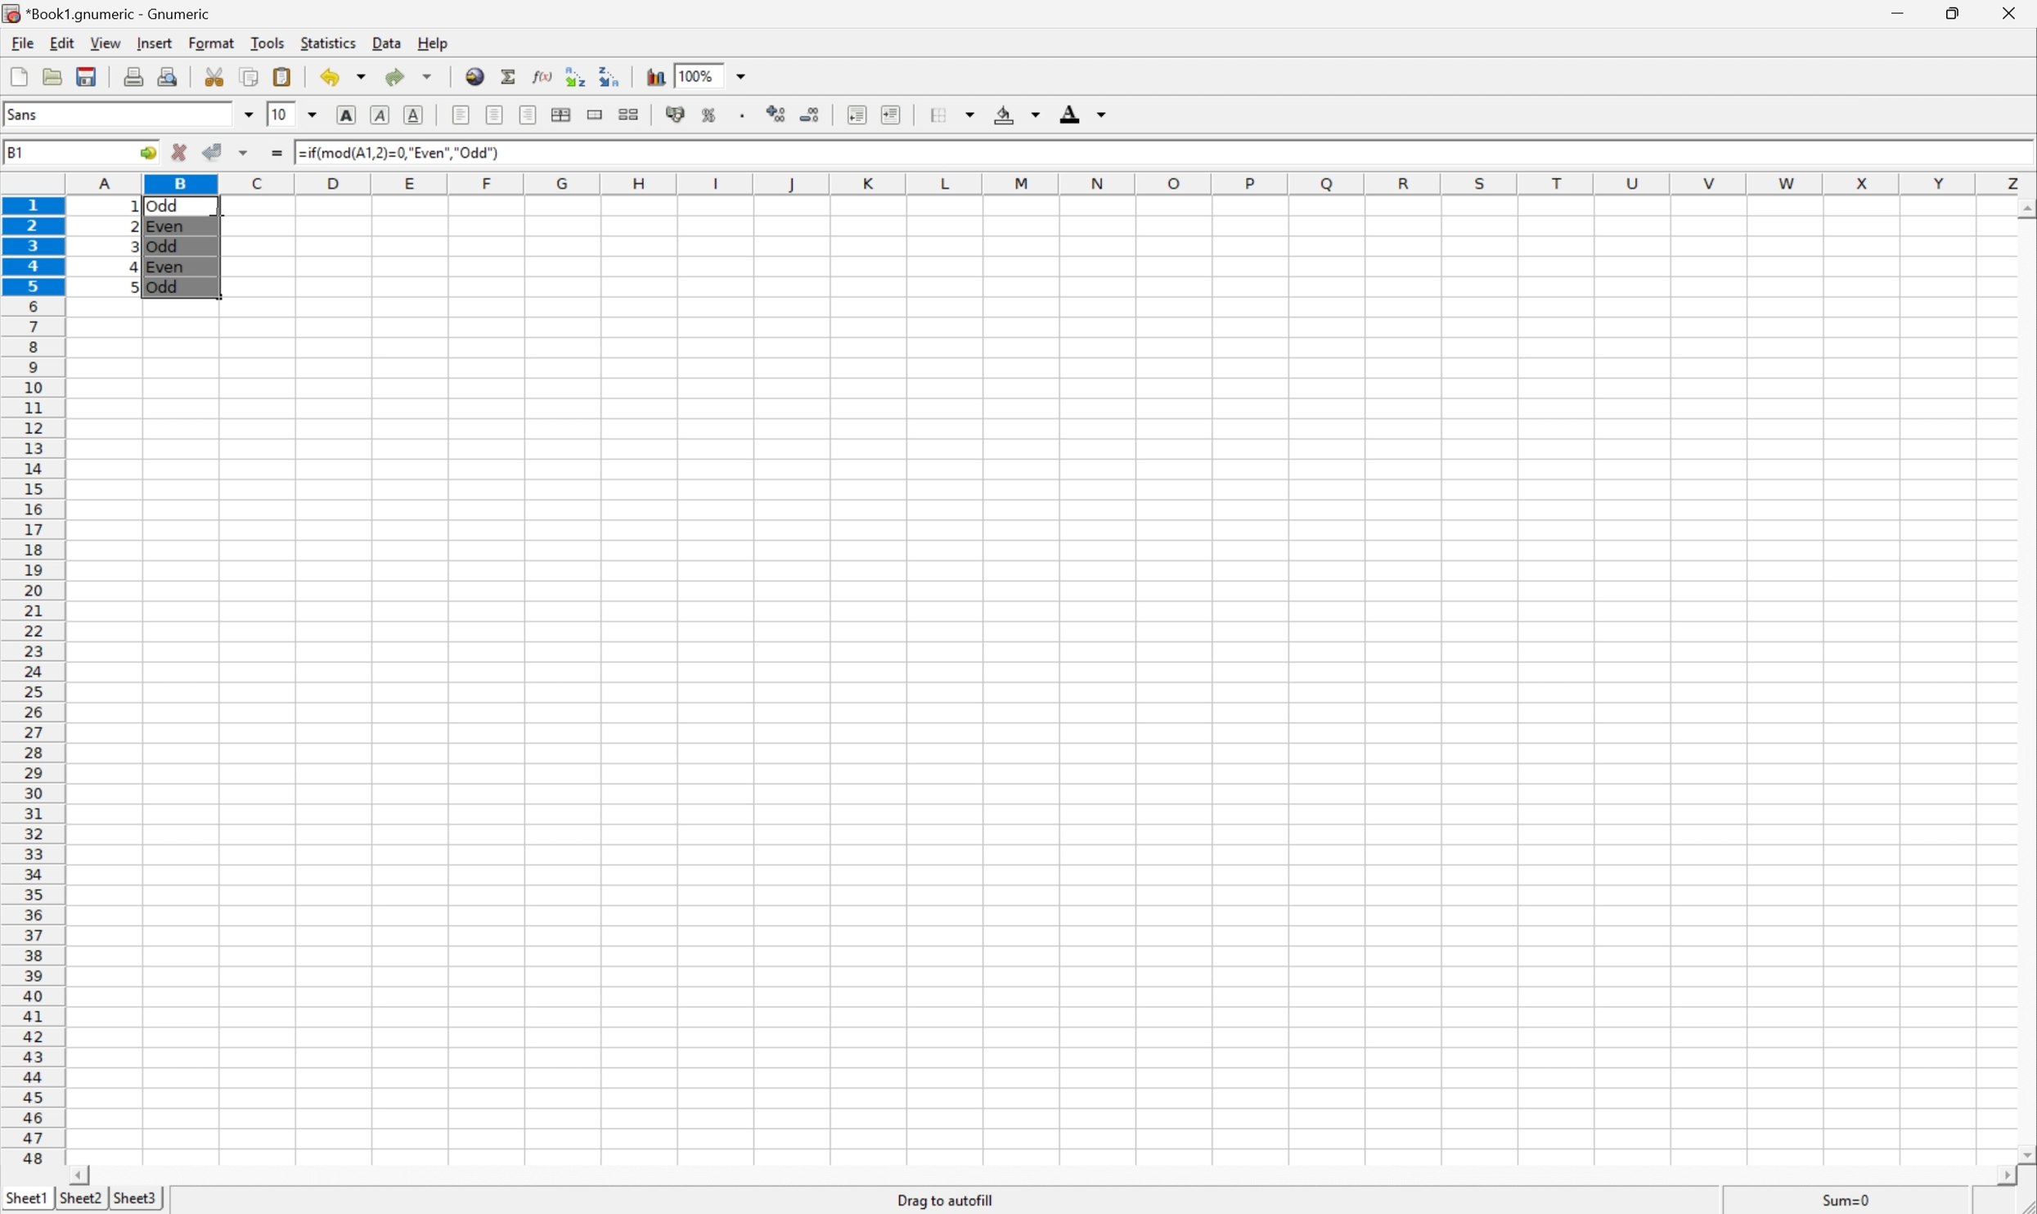 Image resolution: width=2037 pixels, height=1214 pixels. Describe the element at coordinates (2023, 1151) in the screenshot. I see `Scroll Down` at that location.